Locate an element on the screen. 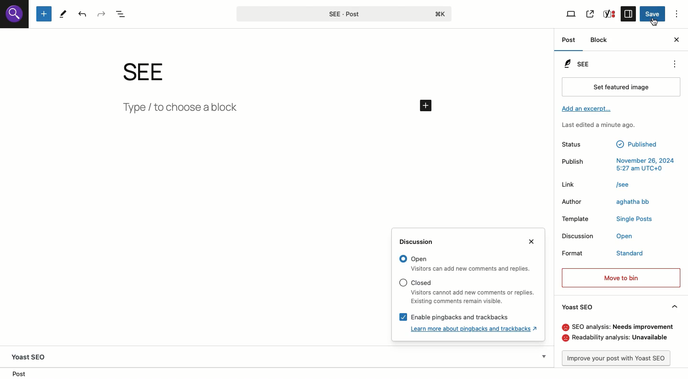  Redo is located at coordinates (101, 13).